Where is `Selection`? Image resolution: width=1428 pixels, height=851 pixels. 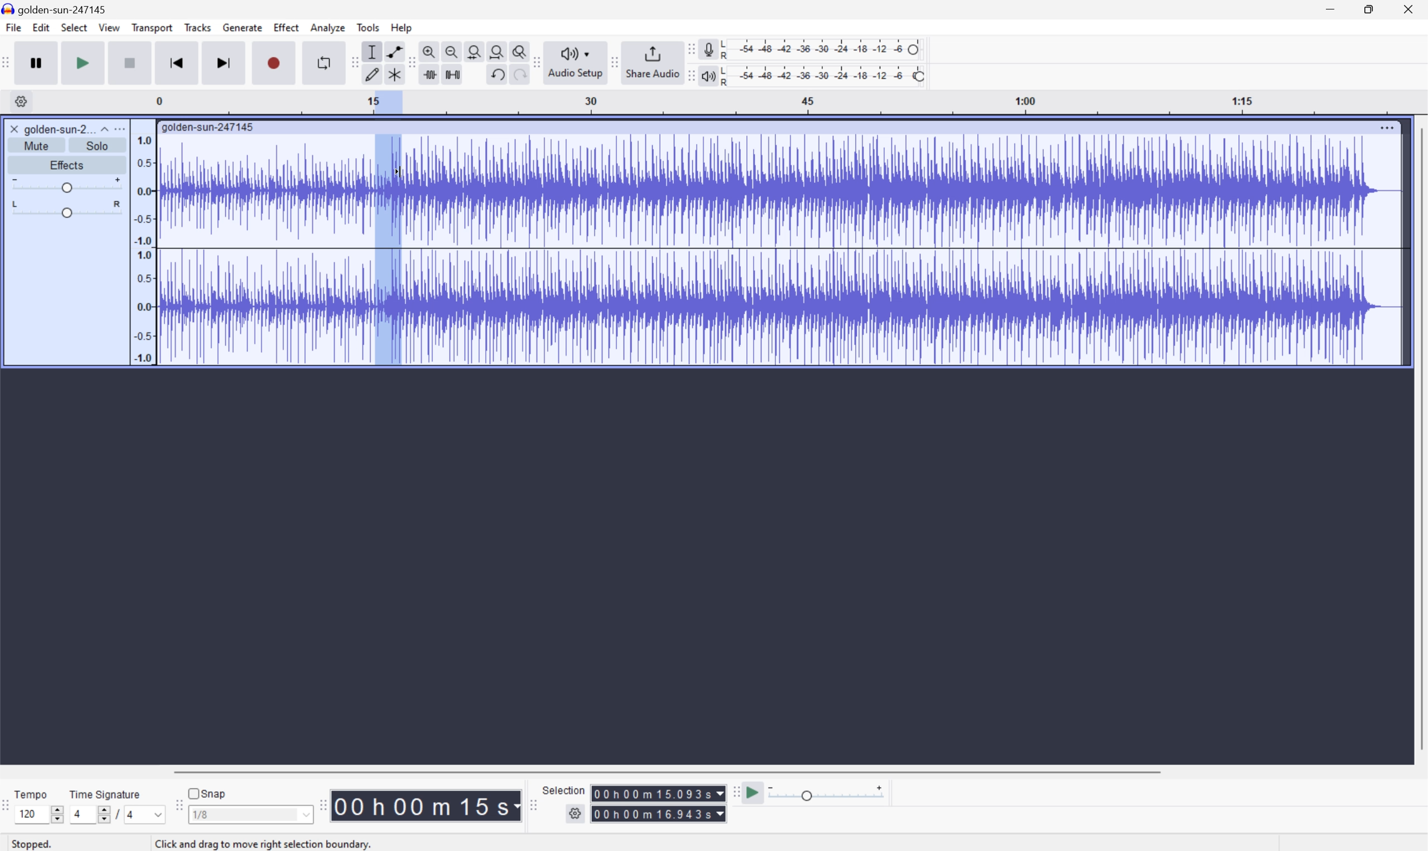
Selection is located at coordinates (659, 803).